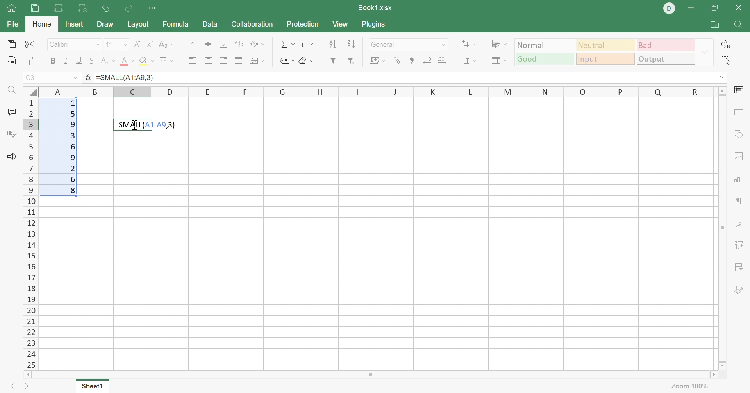  Describe the element at coordinates (667, 45) in the screenshot. I see `Bad` at that location.